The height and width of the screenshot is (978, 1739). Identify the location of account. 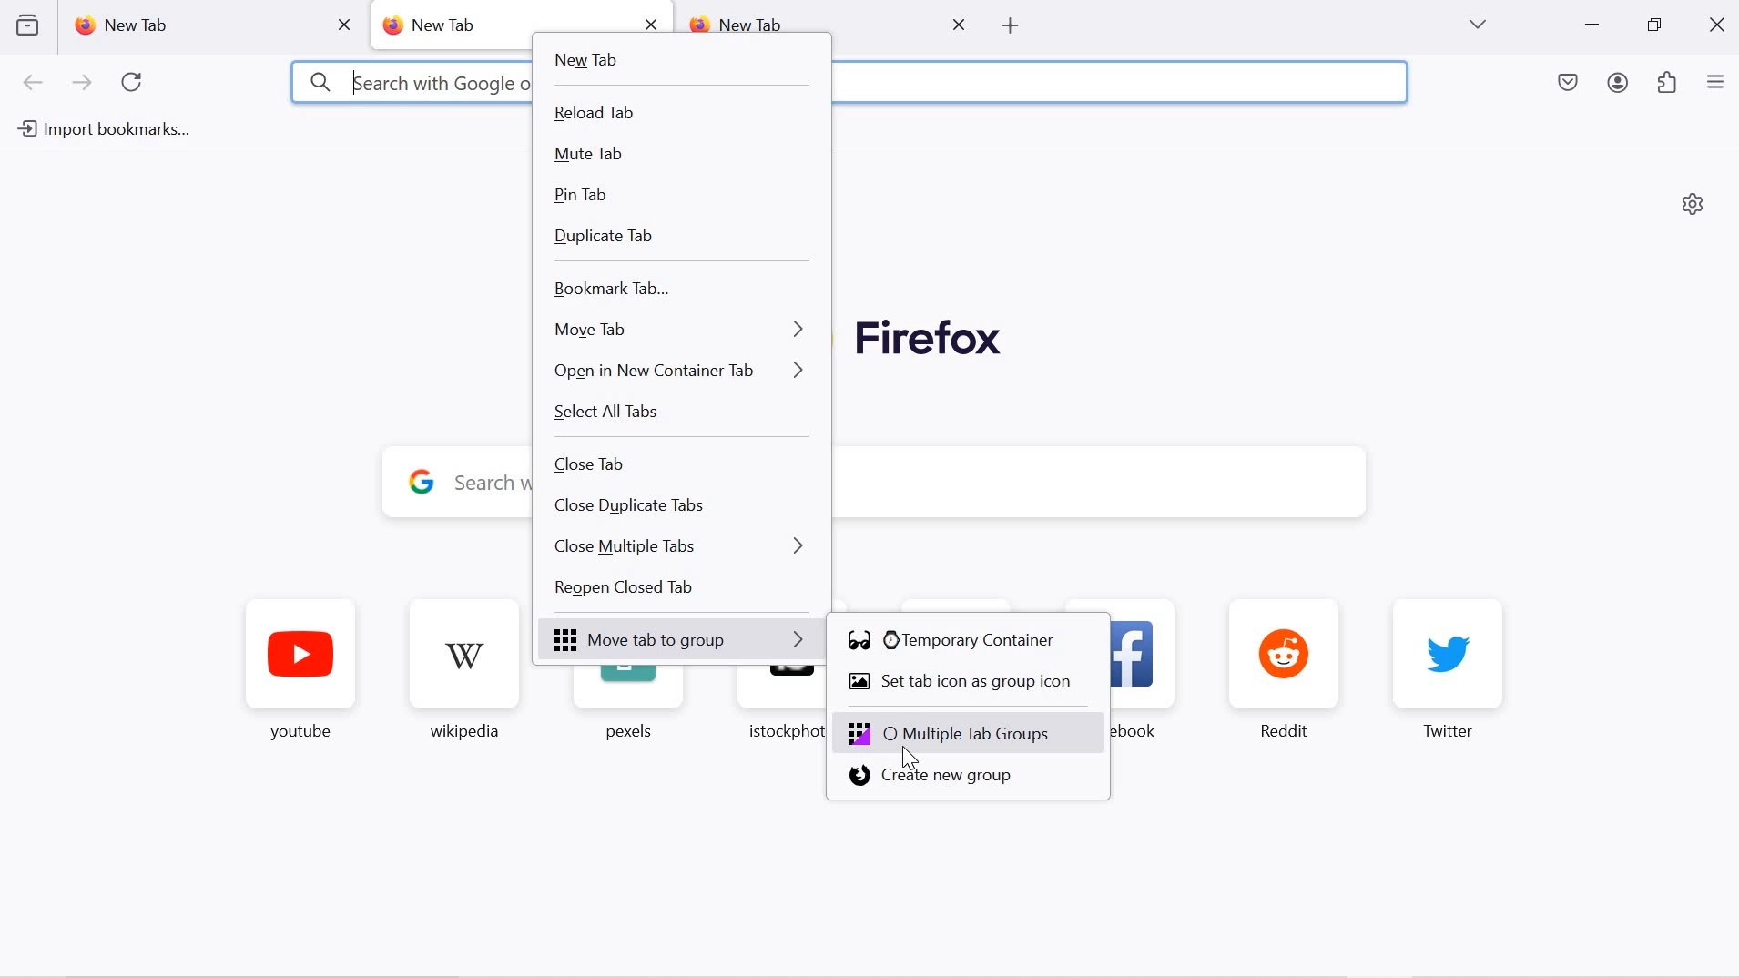
(1621, 86).